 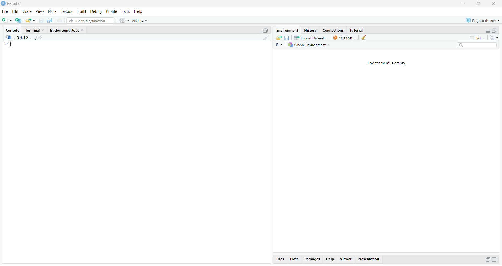 I want to click on Profile, so click(x=111, y=11).